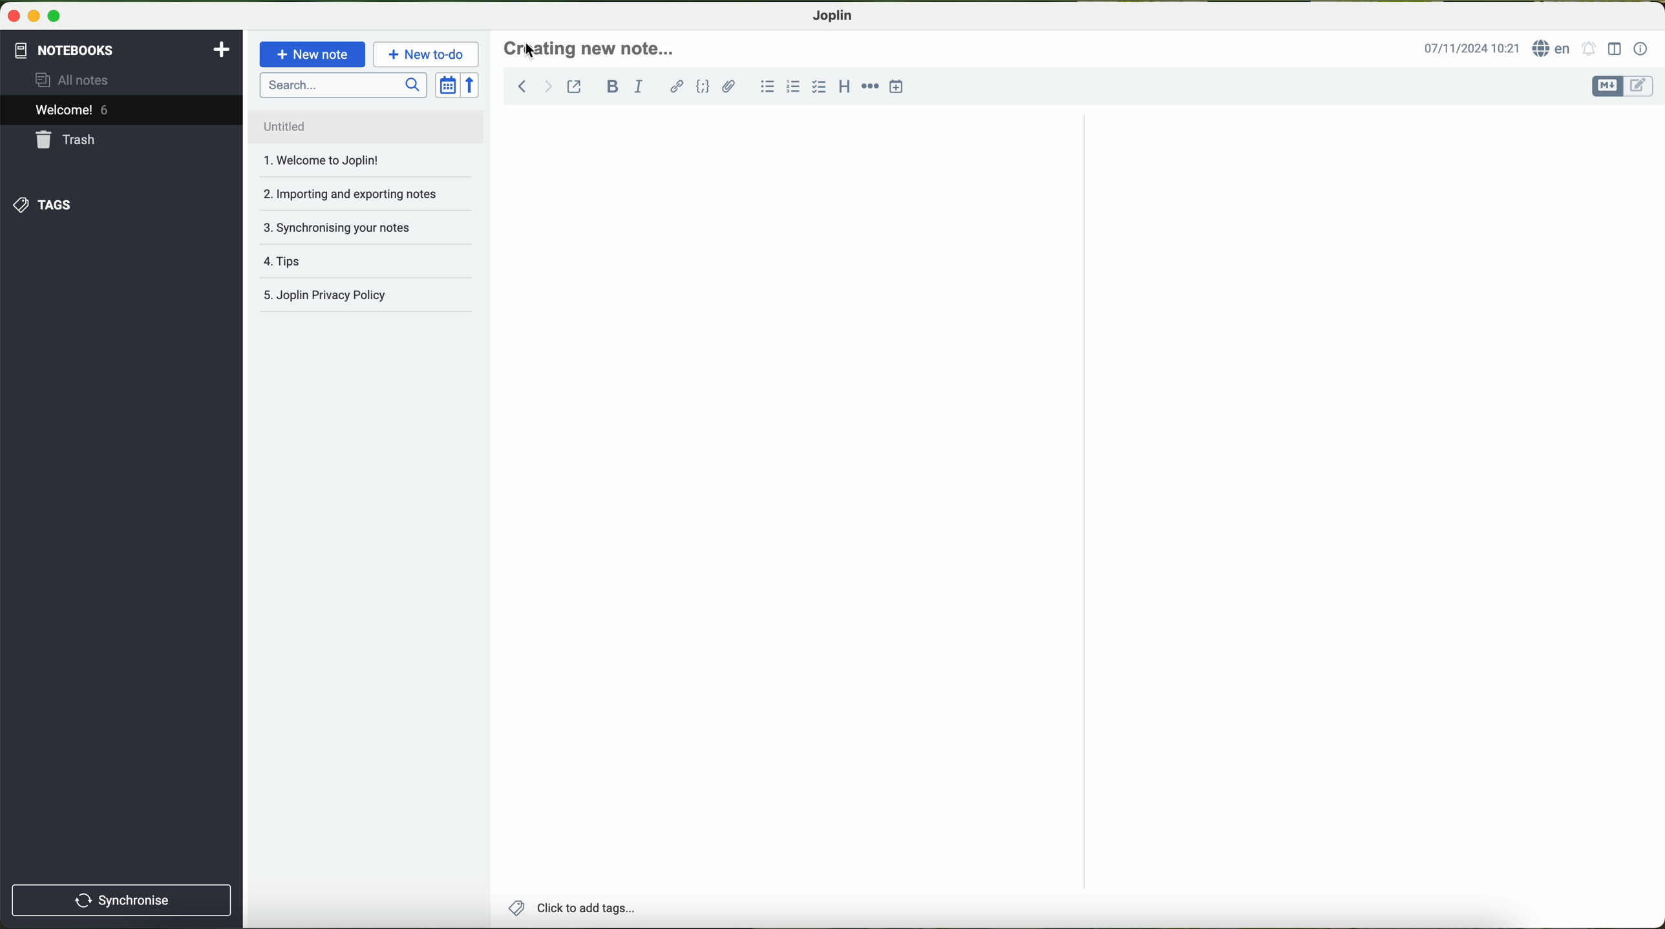 This screenshot has height=929, width=1665. What do you see at coordinates (533, 54) in the screenshot?
I see `cursor` at bounding box center [533, 54].